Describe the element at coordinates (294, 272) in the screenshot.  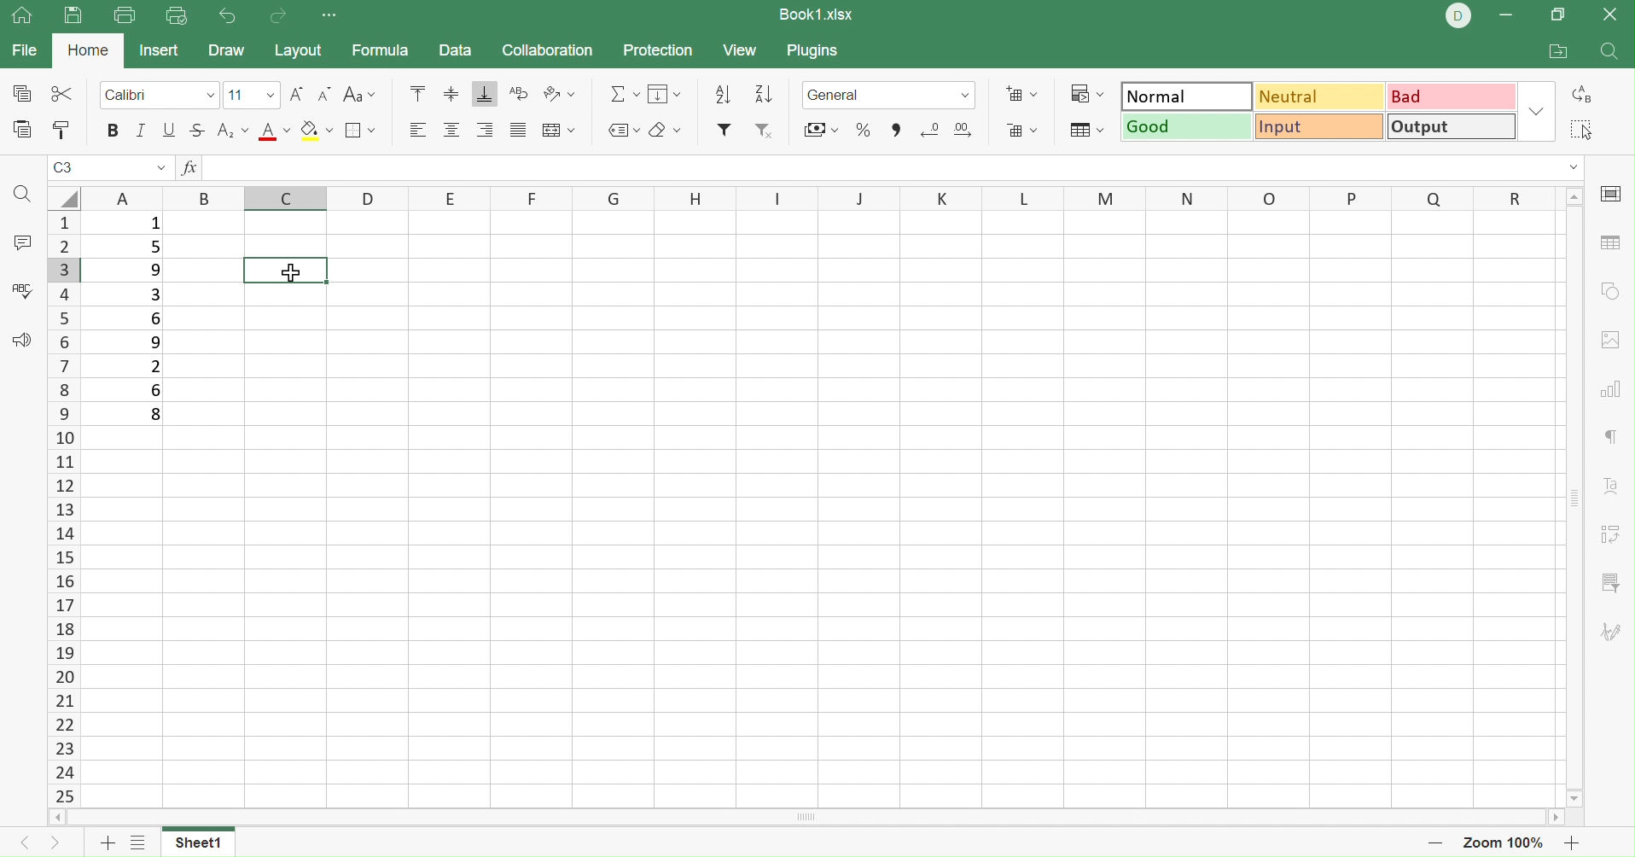
I see `Cursor` at that location.